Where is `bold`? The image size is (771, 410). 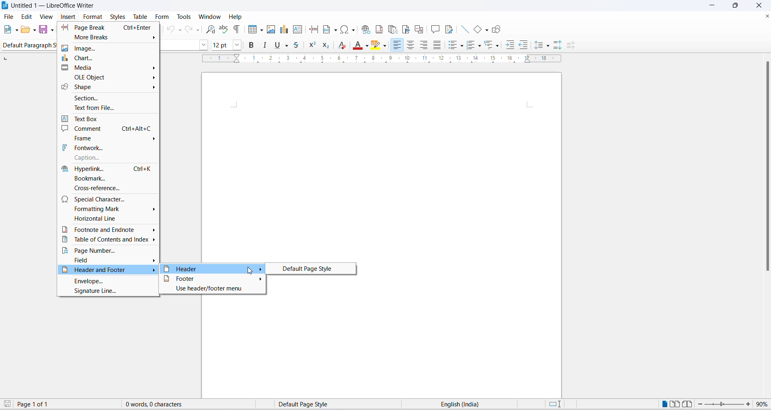 bold is located at coordinates (253, 46).